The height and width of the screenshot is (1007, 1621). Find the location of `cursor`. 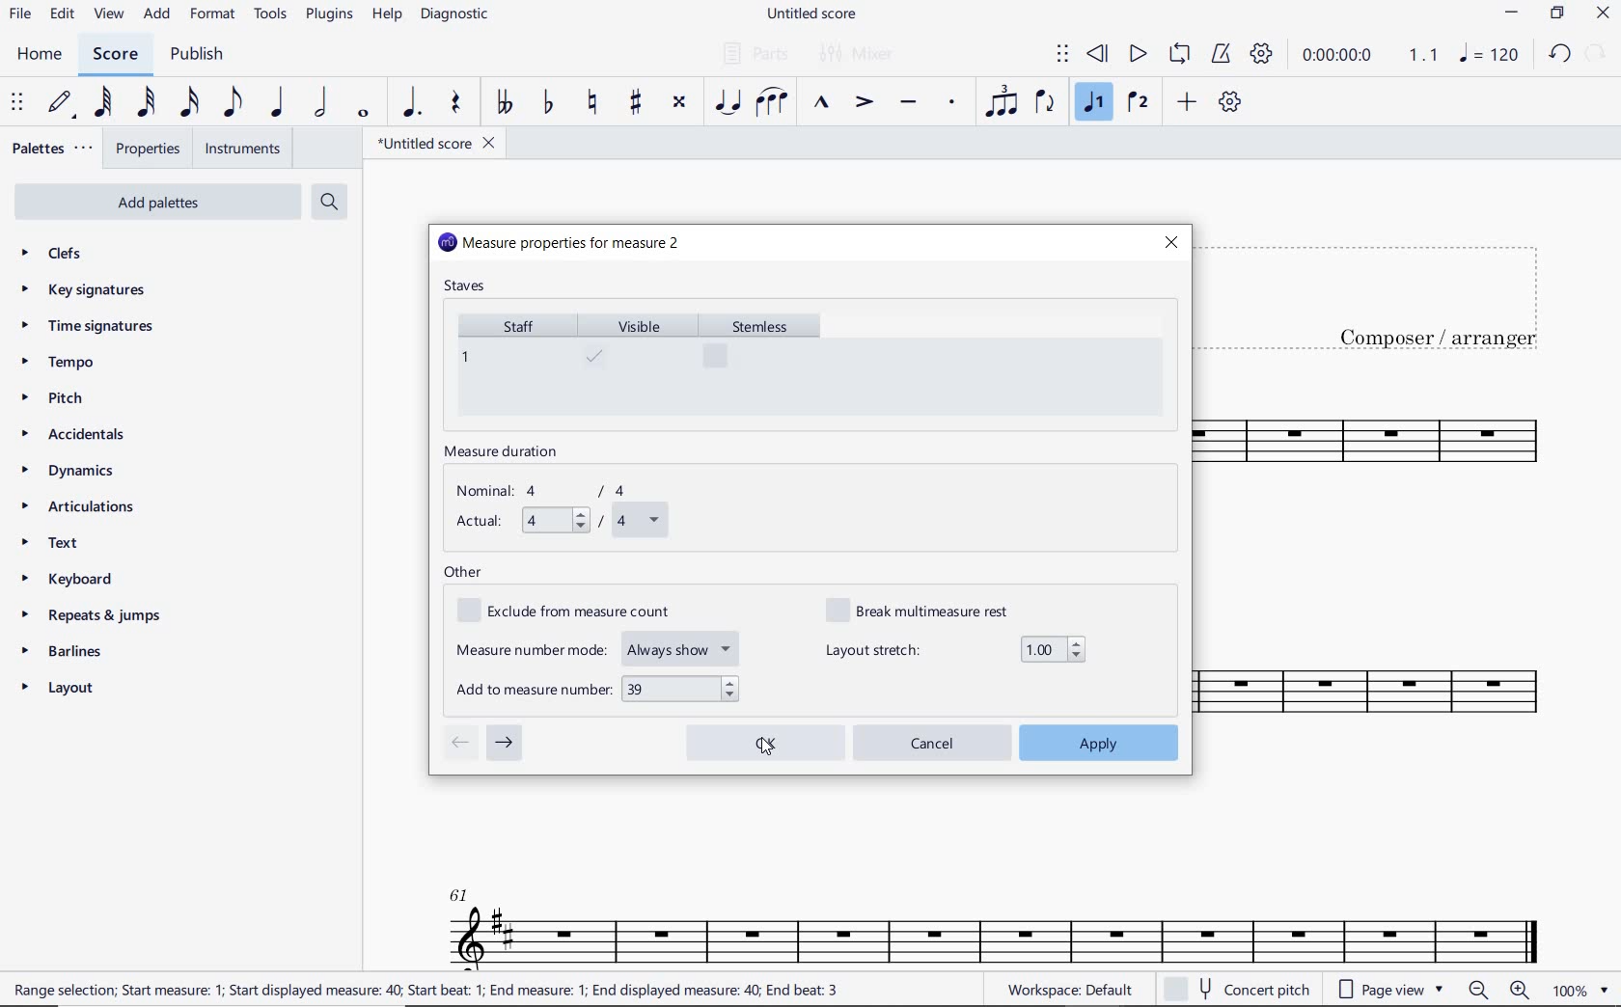

cursor is located at coordinates (765, 749).